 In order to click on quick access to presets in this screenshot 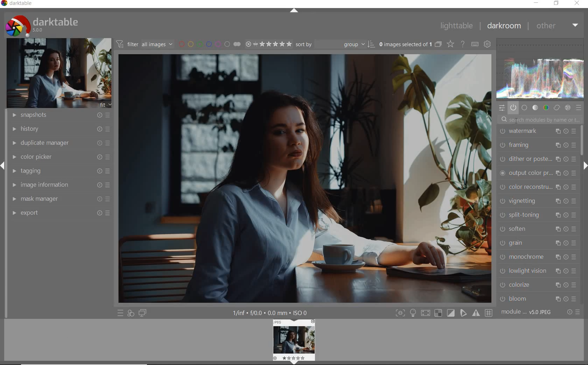, I will do `click(120, 313)`.